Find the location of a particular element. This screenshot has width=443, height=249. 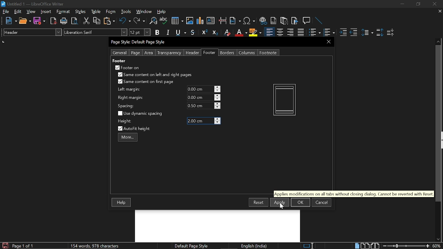

current page Current page is located at coordinates (22, 246).